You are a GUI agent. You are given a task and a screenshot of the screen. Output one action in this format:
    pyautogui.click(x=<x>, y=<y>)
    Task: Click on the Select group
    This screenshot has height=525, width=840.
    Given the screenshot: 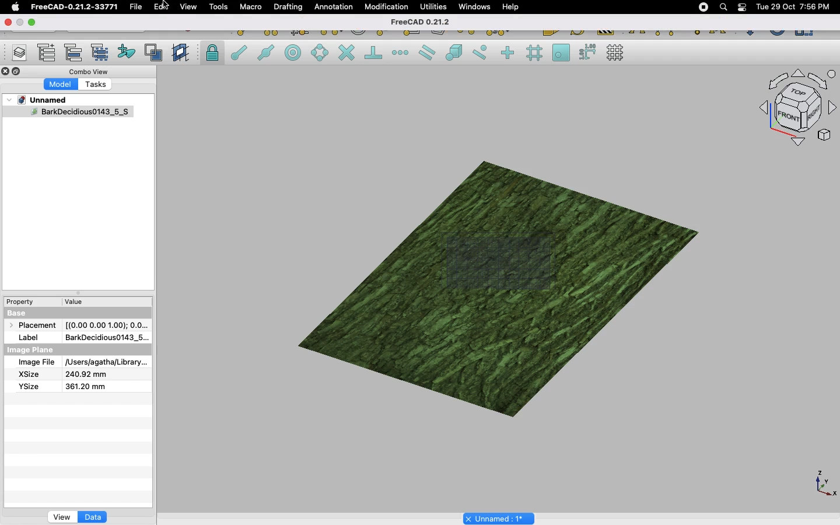 What is the action you would take?
    pyautogui.click(x=101, y=51)
    